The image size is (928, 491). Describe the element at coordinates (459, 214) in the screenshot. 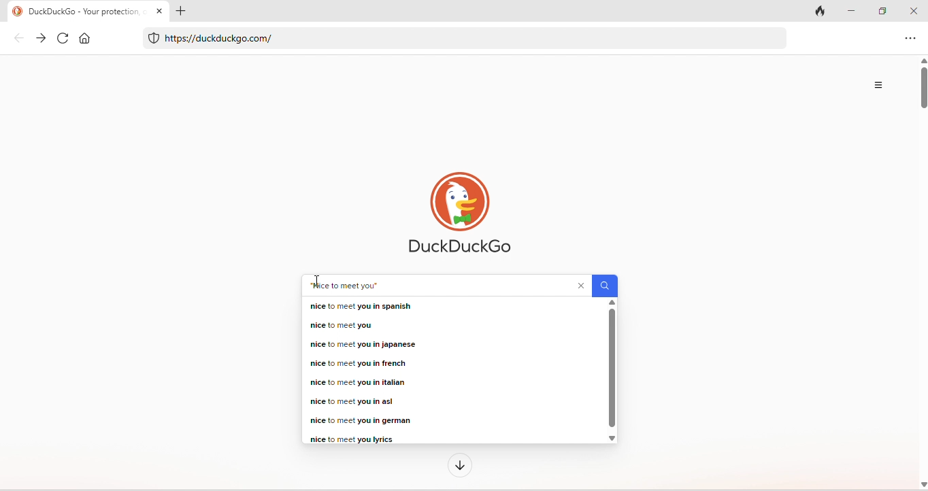

I see `DuckDuckGo` at that location.